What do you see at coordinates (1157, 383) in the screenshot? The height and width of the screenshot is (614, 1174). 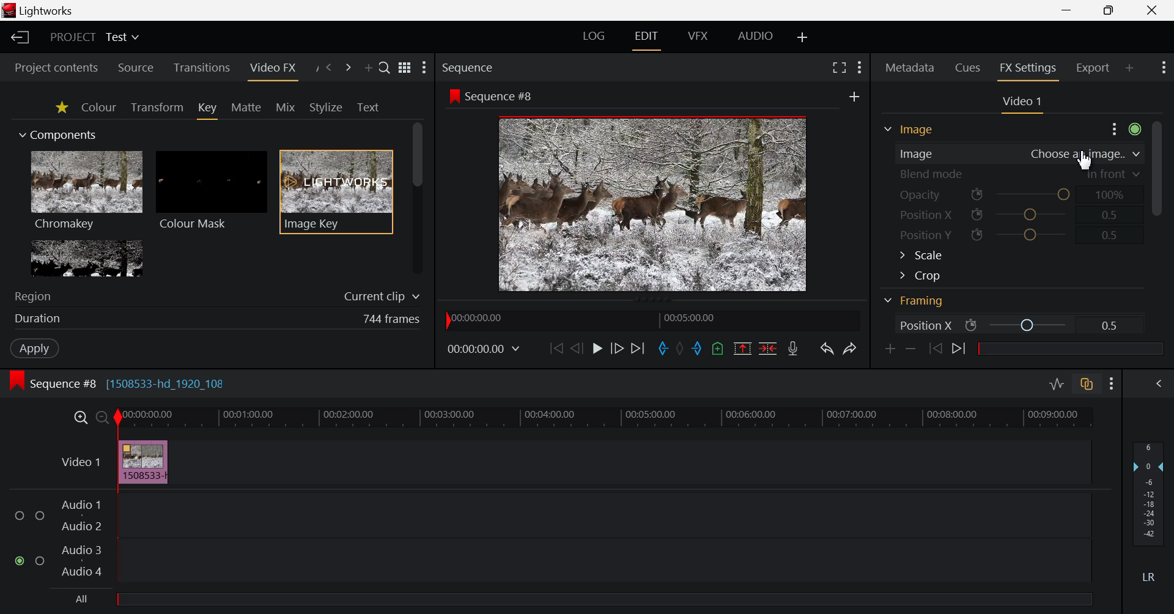 I see `Show Audio Mix` at bounding box center [1157, 383].